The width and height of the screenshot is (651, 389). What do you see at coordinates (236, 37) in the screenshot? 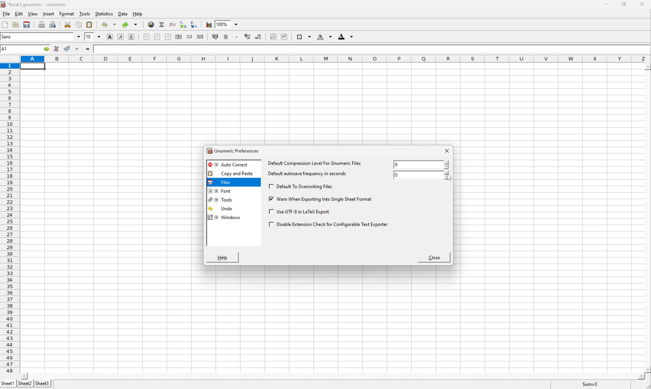
I see `Set the format of the selected cells to include a thousands separator` at bounding box center [236, 37].